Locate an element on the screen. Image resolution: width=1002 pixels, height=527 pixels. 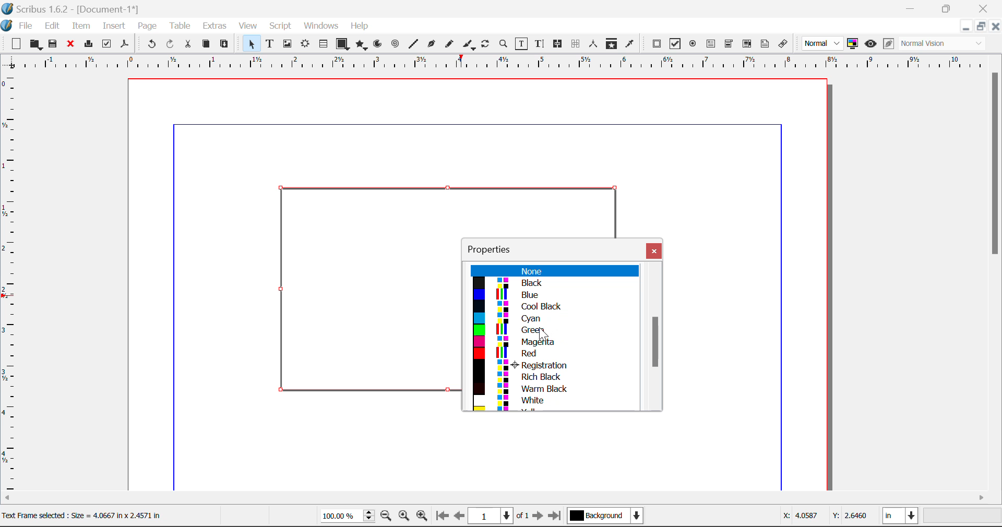
Measurement Units is located at coordinates (901, 517).